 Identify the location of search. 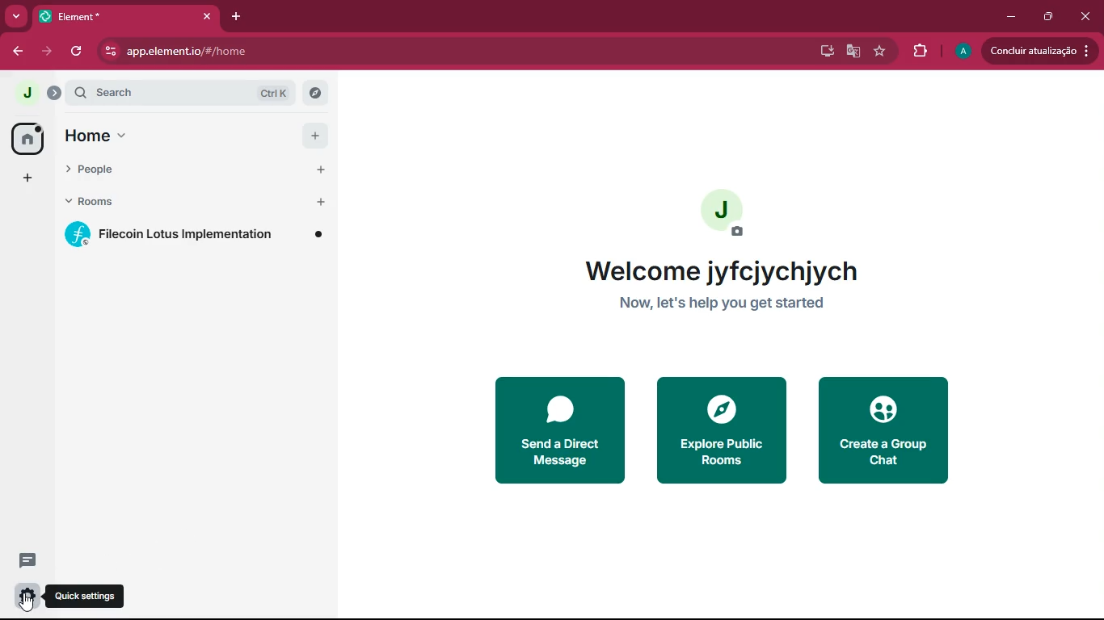
(182, 92).